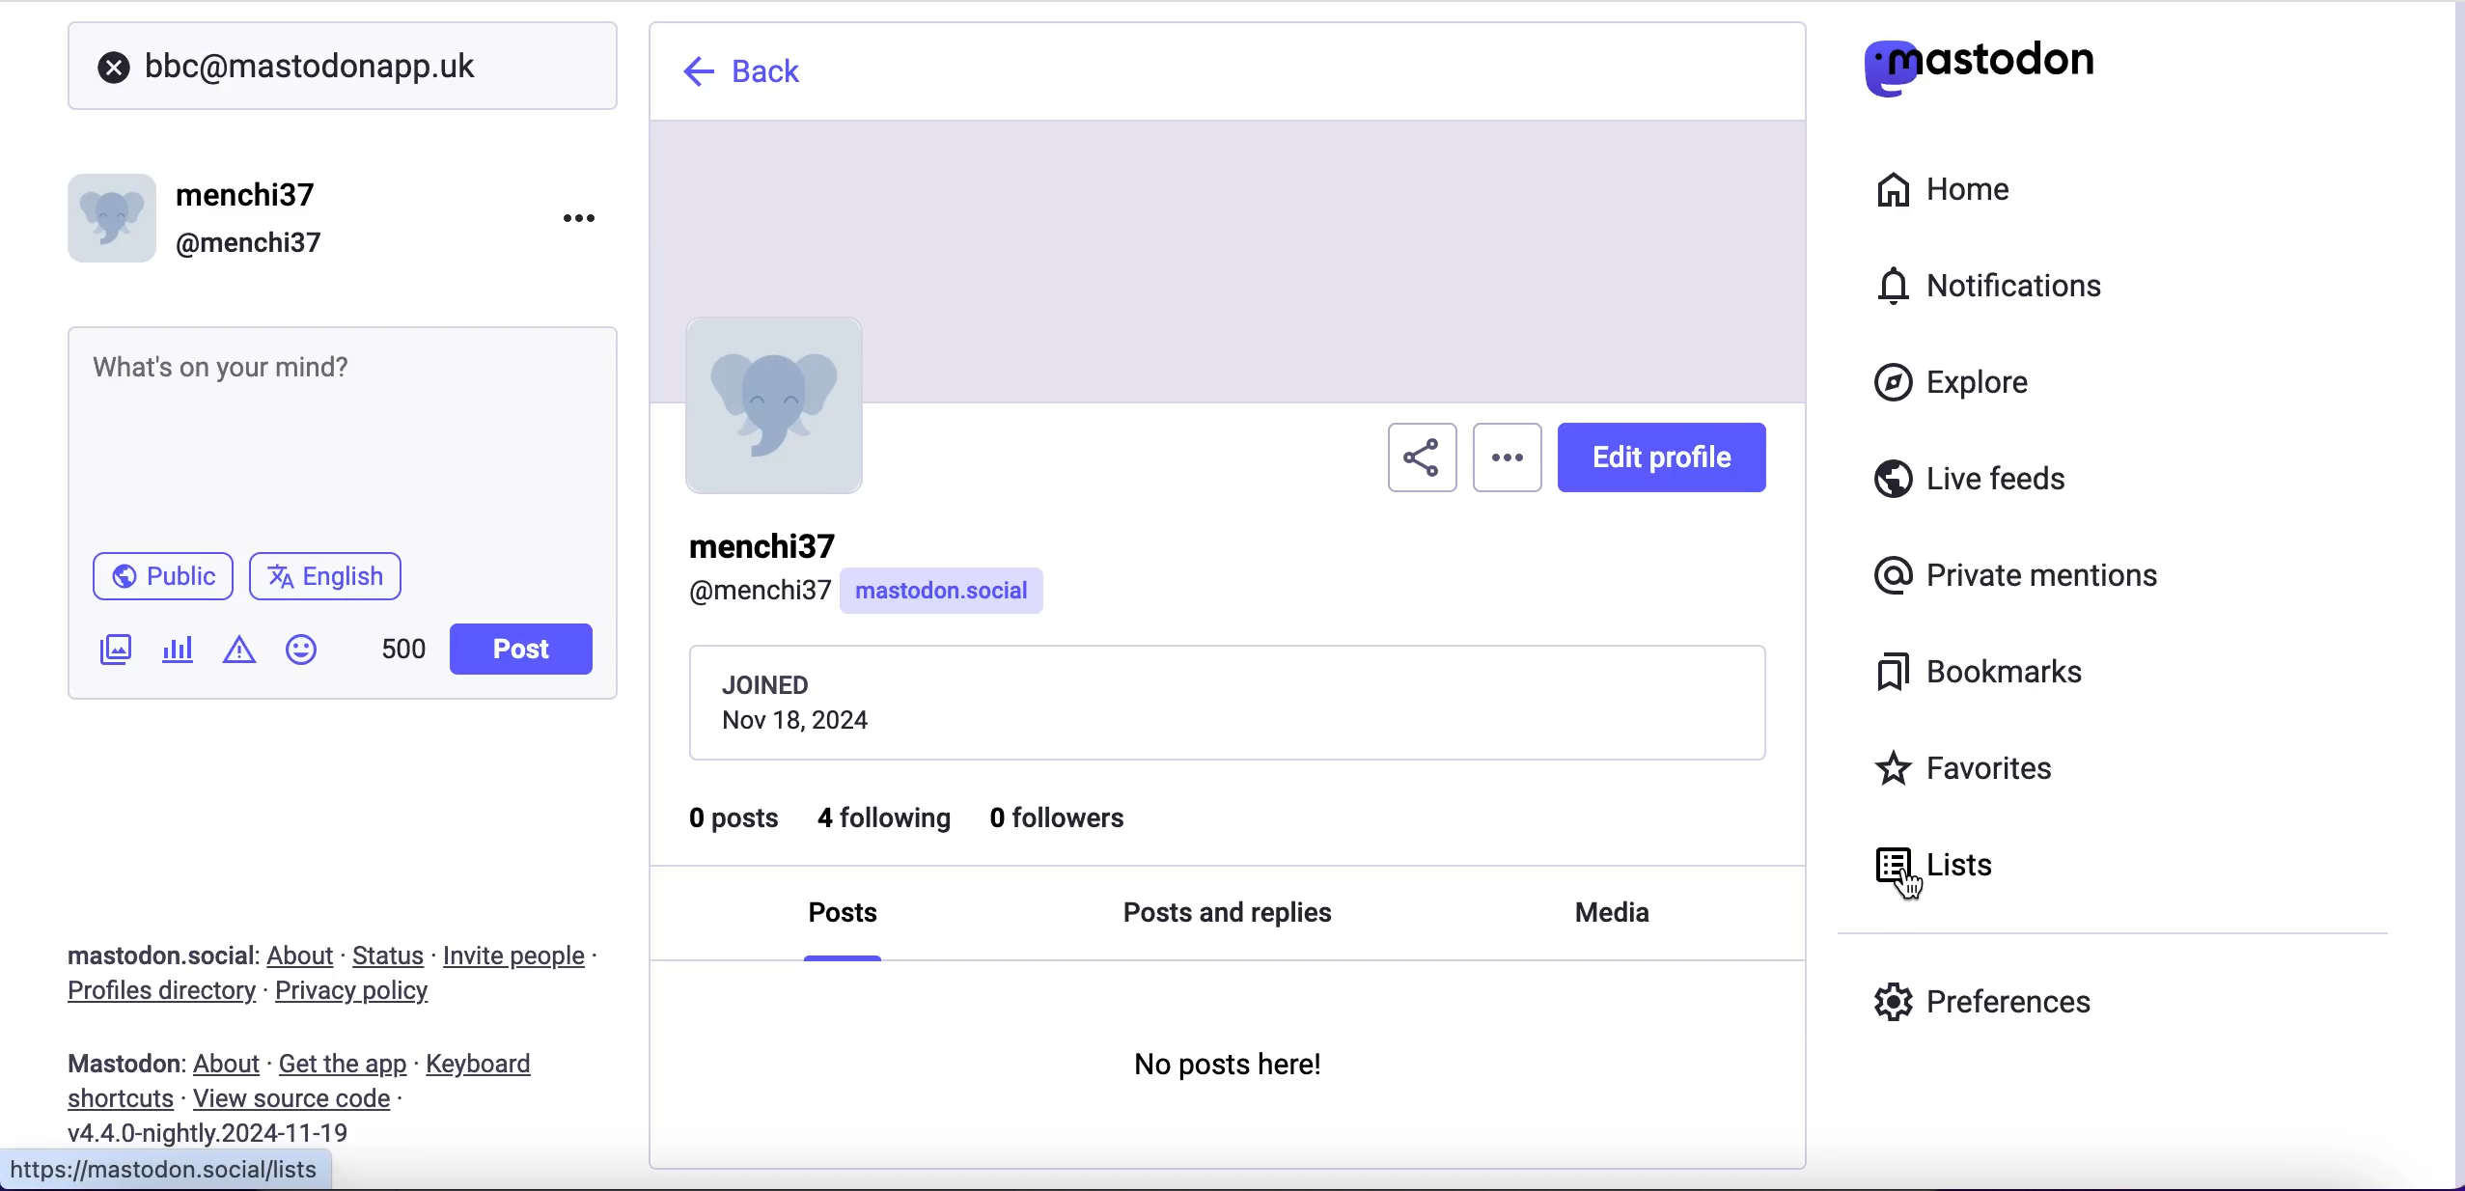 The width and height of the screenshot is (2465, 1191). What do you see at coordinates (305, 956) in the screenshot?
I see `about` at bounding box center [305, 956].